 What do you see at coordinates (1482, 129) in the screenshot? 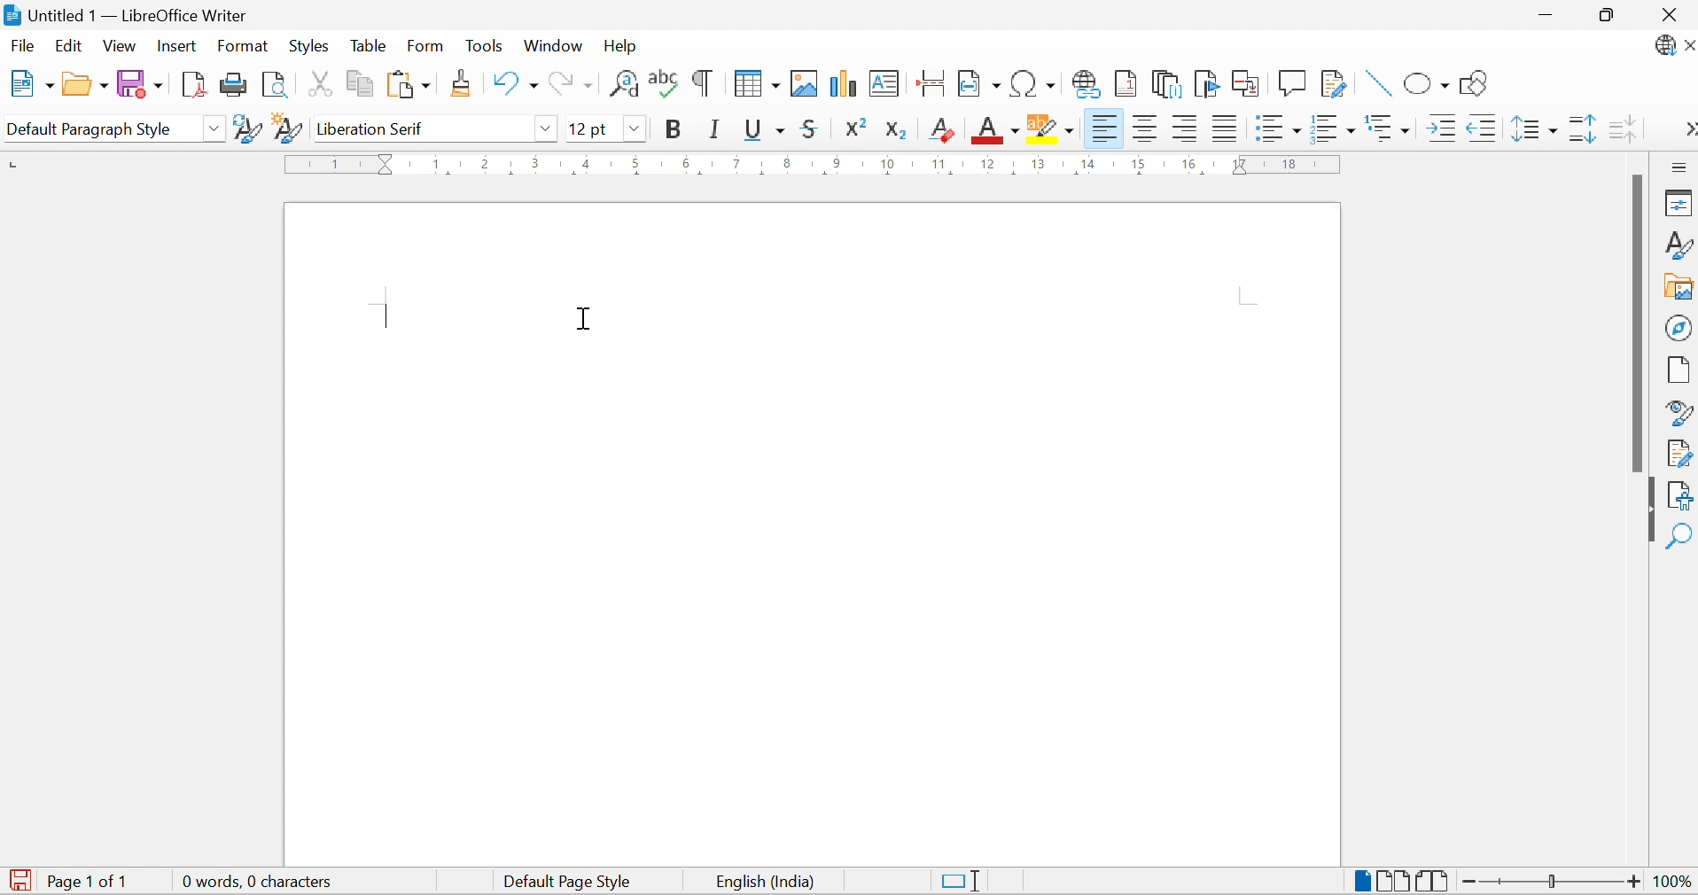
I see `Decrease Indent` at bounding box center [1482, 129].